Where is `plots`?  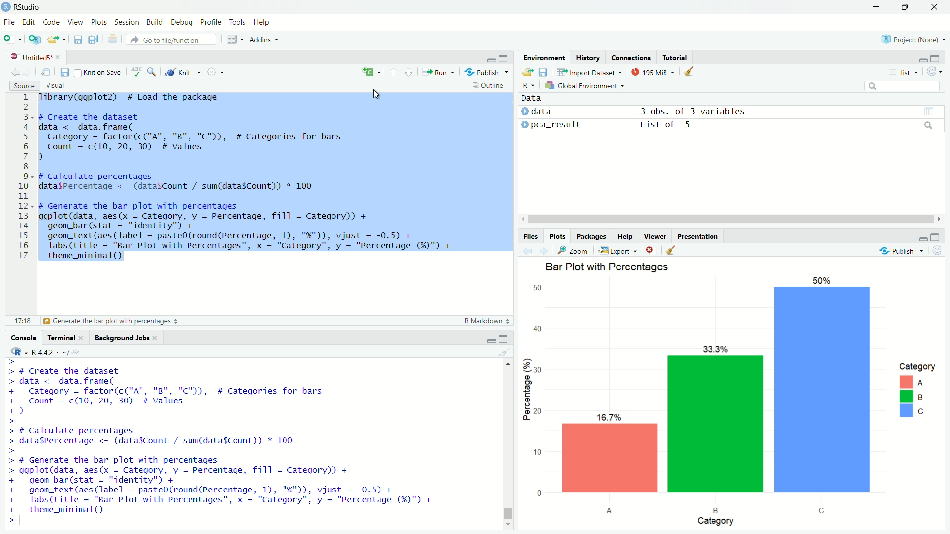 plots is located at coordinates (100, 23).